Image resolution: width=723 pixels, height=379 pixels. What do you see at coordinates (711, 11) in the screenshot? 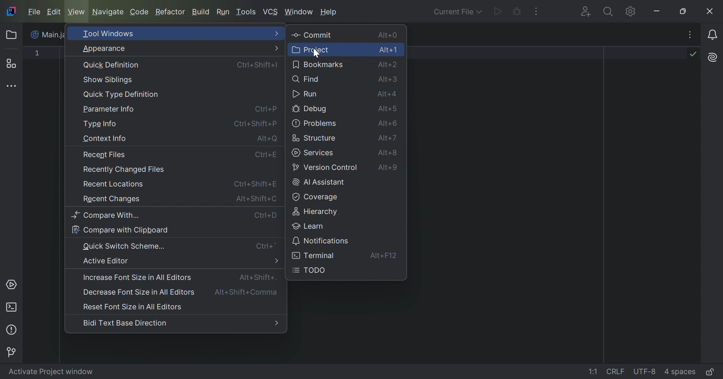
I see `Close` at bounding box center [711, 11].